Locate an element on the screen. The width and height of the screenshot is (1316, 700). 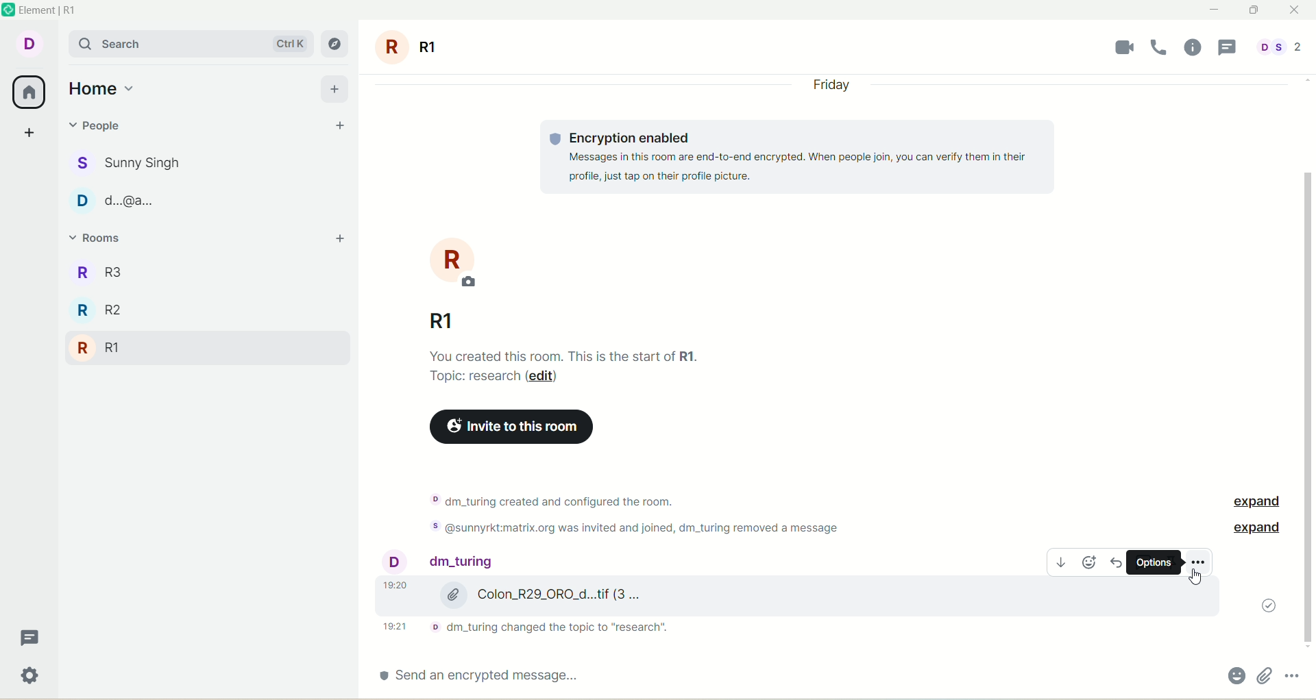
threads is located at coordinates (27, 641).